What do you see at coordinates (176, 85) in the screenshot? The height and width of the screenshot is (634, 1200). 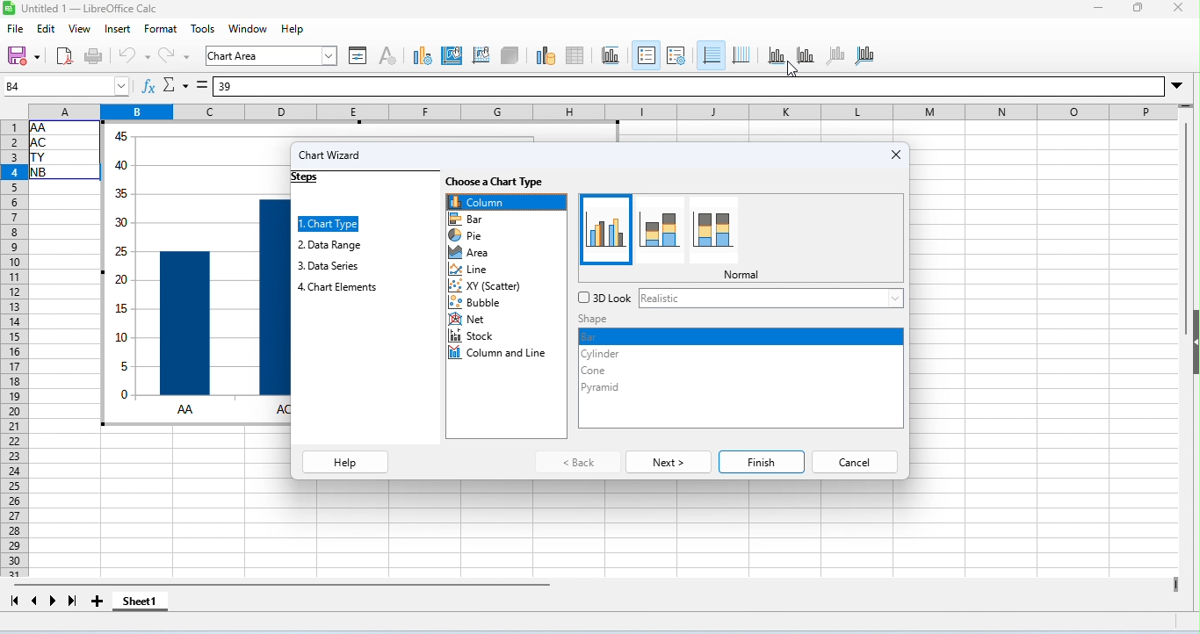 I see `select function` at bounding box center [176, 85].